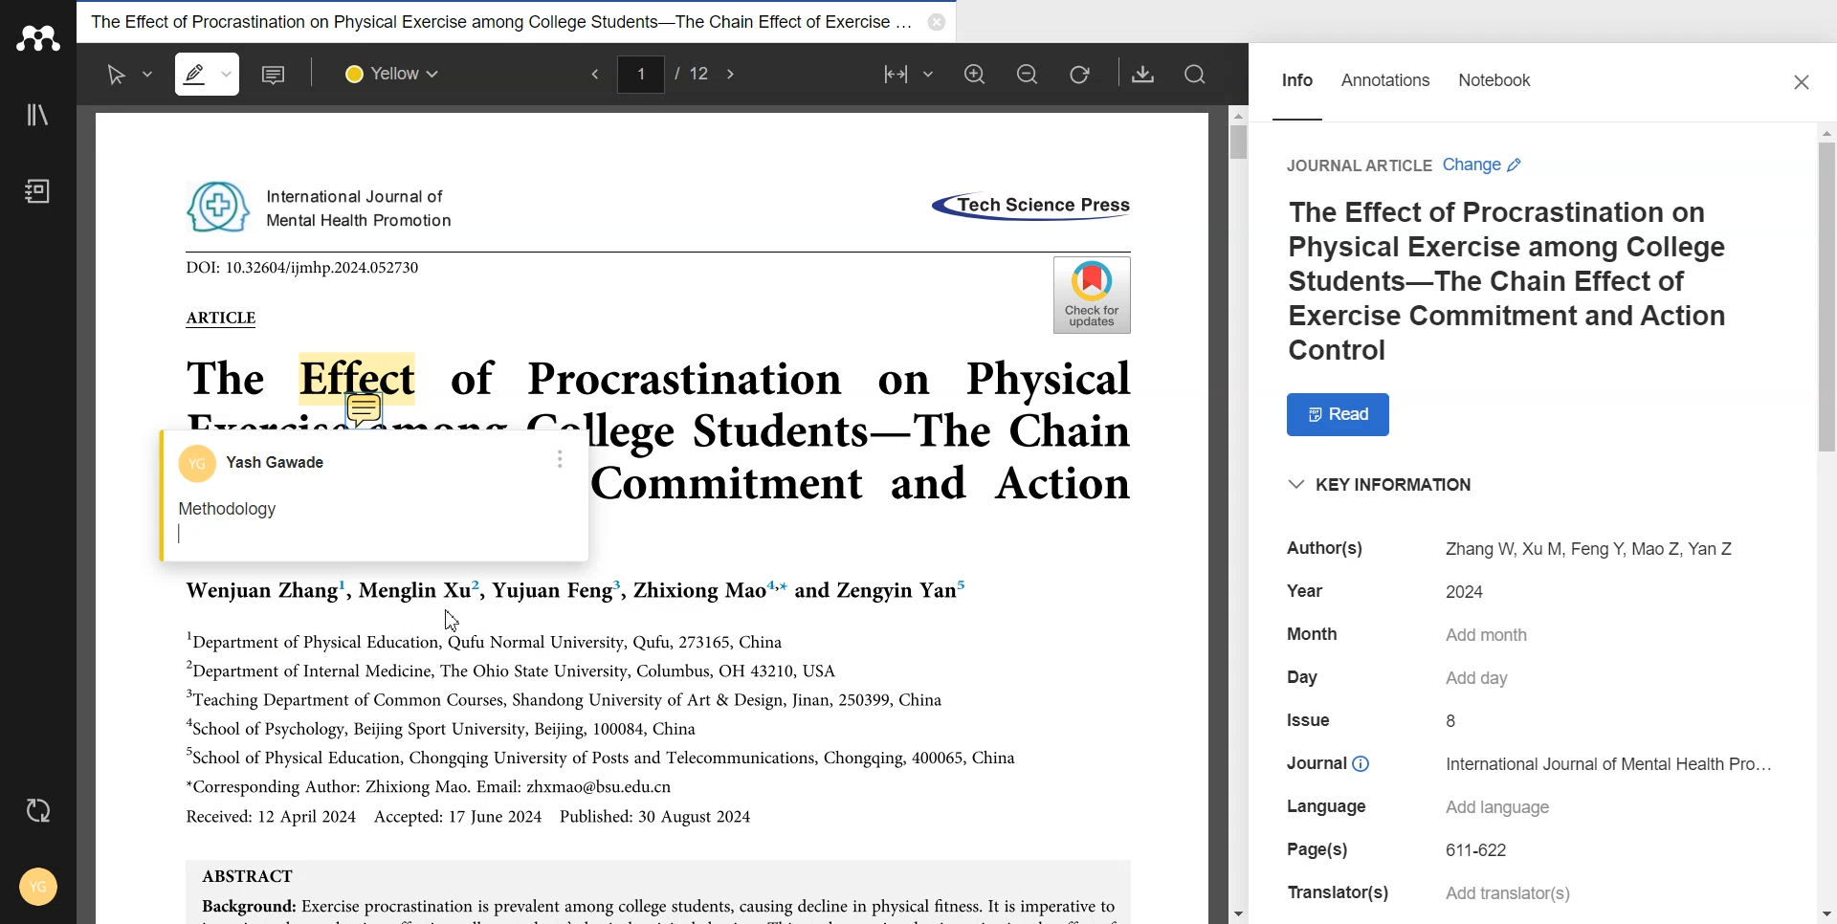  I want to click on Translator(s) Add translator(s), so click(1428, 893).